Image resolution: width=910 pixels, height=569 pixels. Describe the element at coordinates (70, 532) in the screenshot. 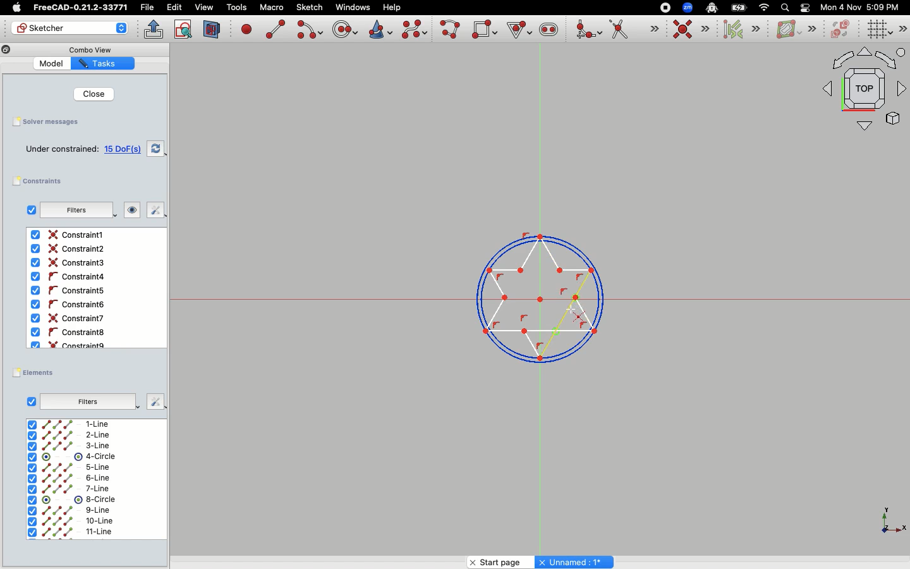

I see `11-line` at that location.